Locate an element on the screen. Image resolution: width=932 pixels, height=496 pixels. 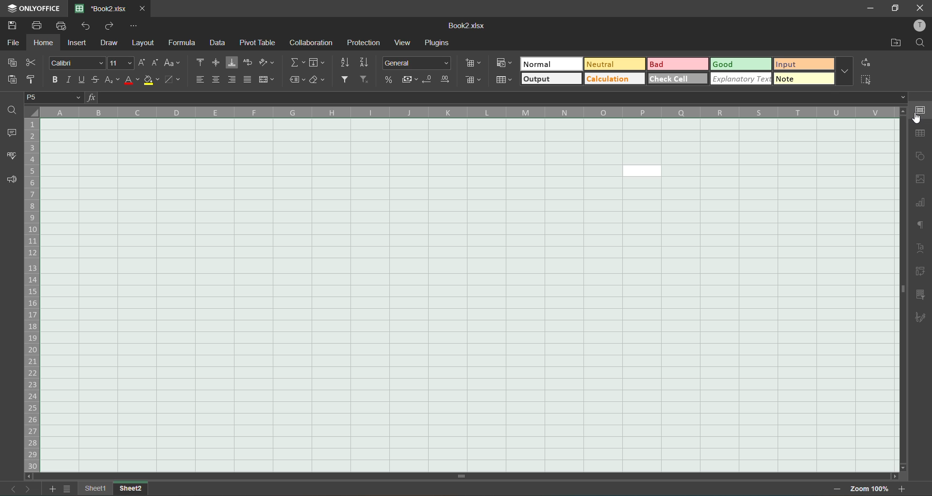
merge and center is located at coordinates (267, 80).